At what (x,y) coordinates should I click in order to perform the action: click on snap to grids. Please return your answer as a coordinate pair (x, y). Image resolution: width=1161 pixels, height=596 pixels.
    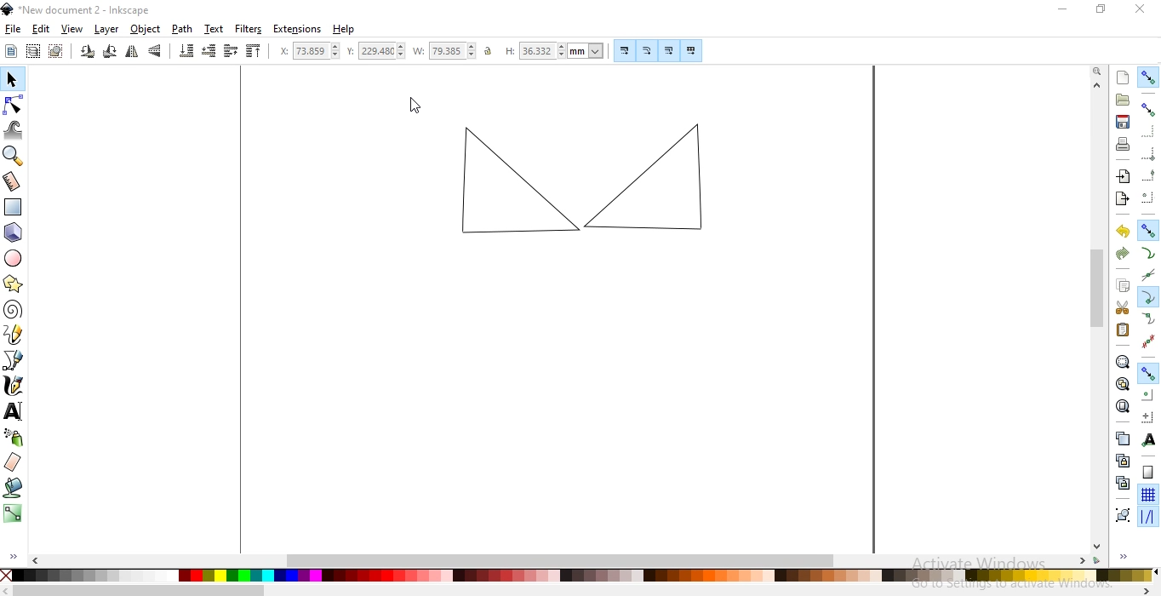
    Looking at the image, I should click on (1147, 495).